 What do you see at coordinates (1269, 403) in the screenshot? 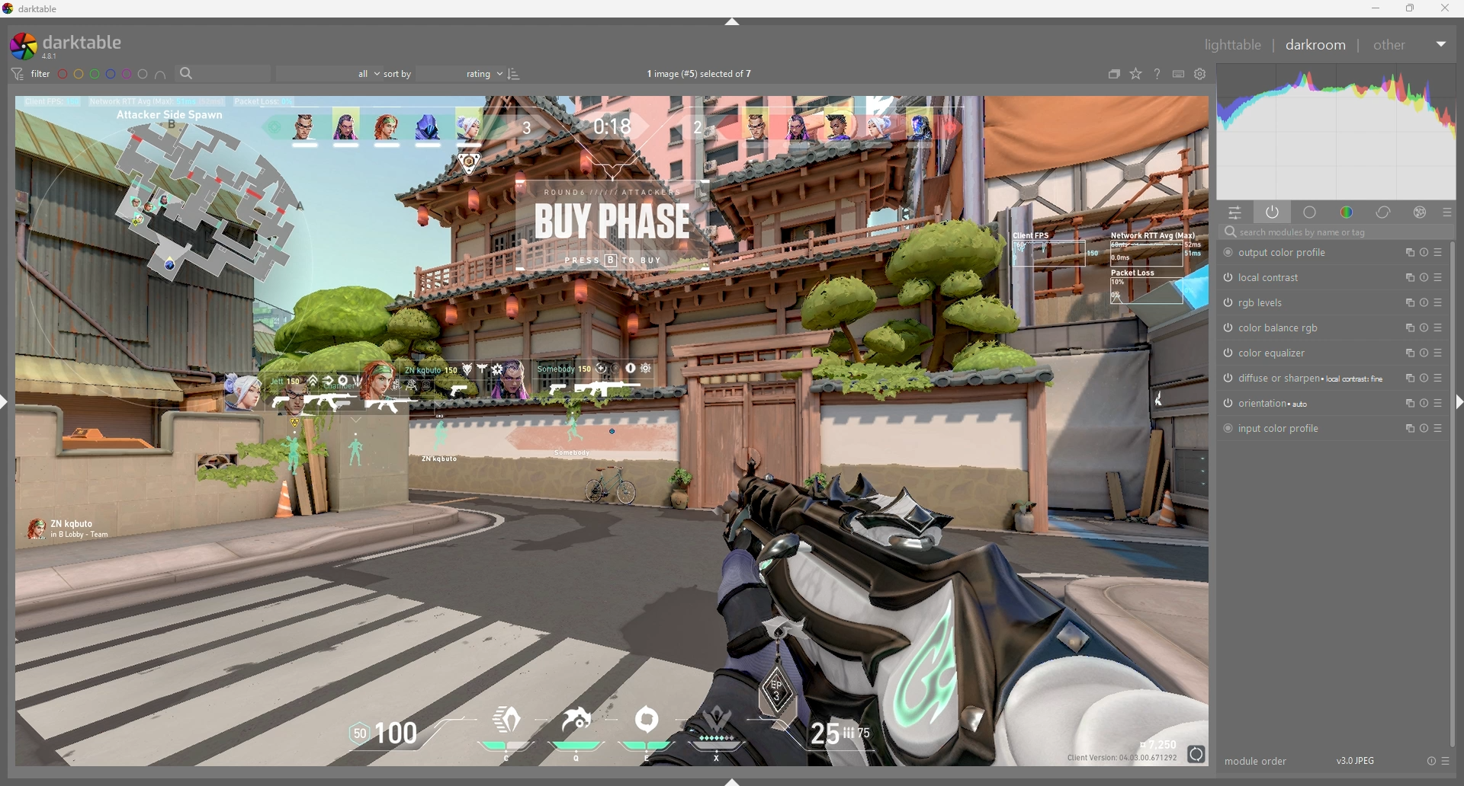
I see `orientation` at bounding box center [1269, 403].